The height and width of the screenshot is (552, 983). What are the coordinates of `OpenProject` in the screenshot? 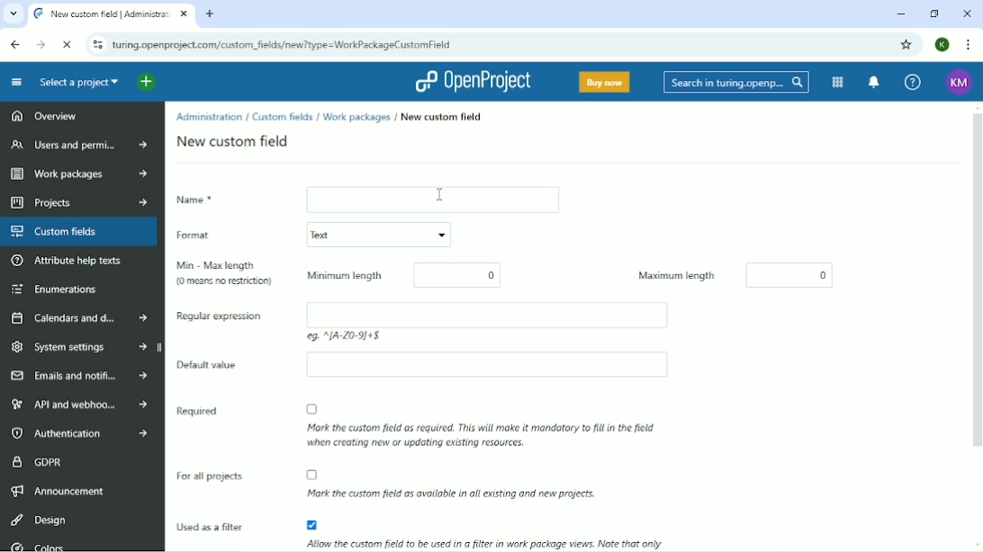 It's located at (477, 82).